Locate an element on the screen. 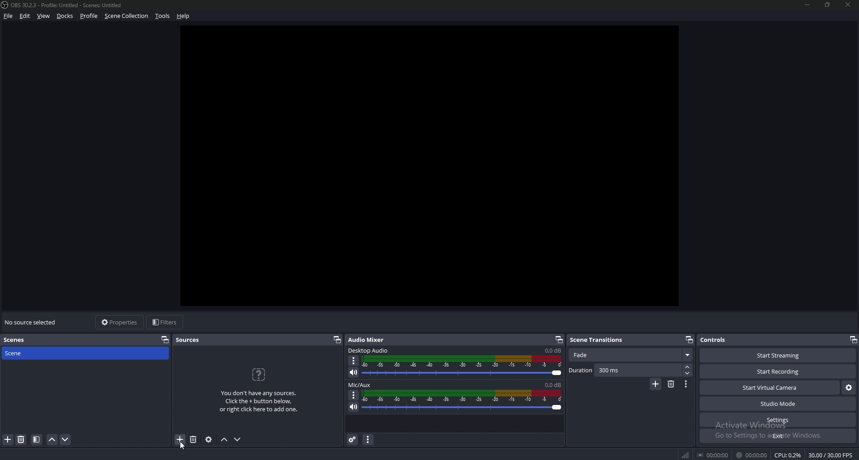 Image resolution: width=859 pixels, height=460 pixels. Pop out is located at coordinates (559, 340).